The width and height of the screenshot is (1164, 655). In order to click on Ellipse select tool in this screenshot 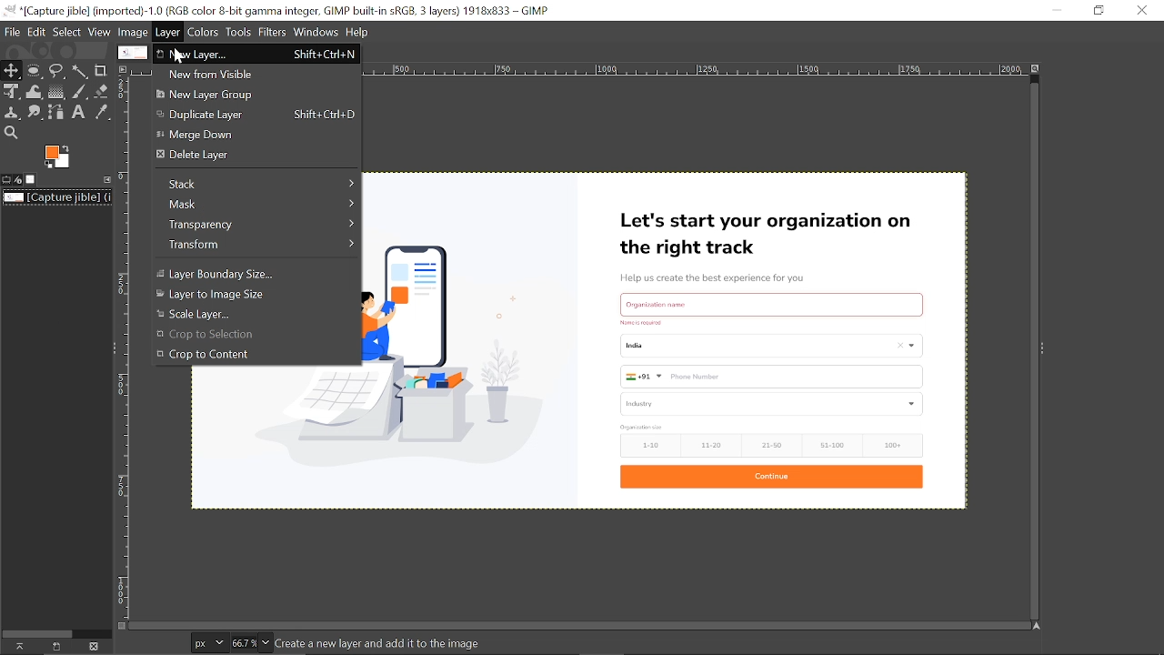, I will do `click(35, 71)`.